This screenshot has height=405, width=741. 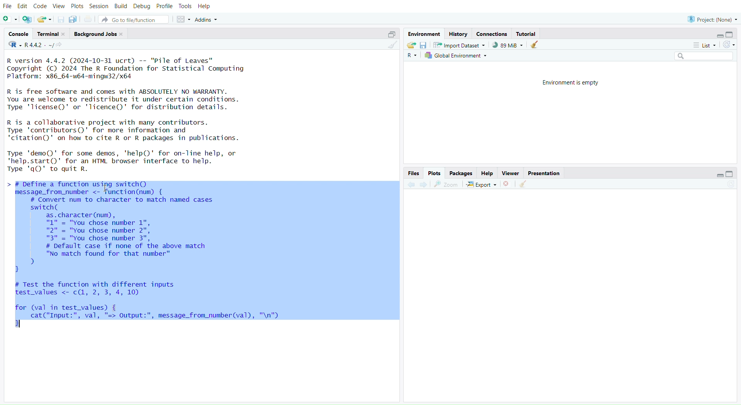 I want to click on Global environment, so click(x=457, y=56).